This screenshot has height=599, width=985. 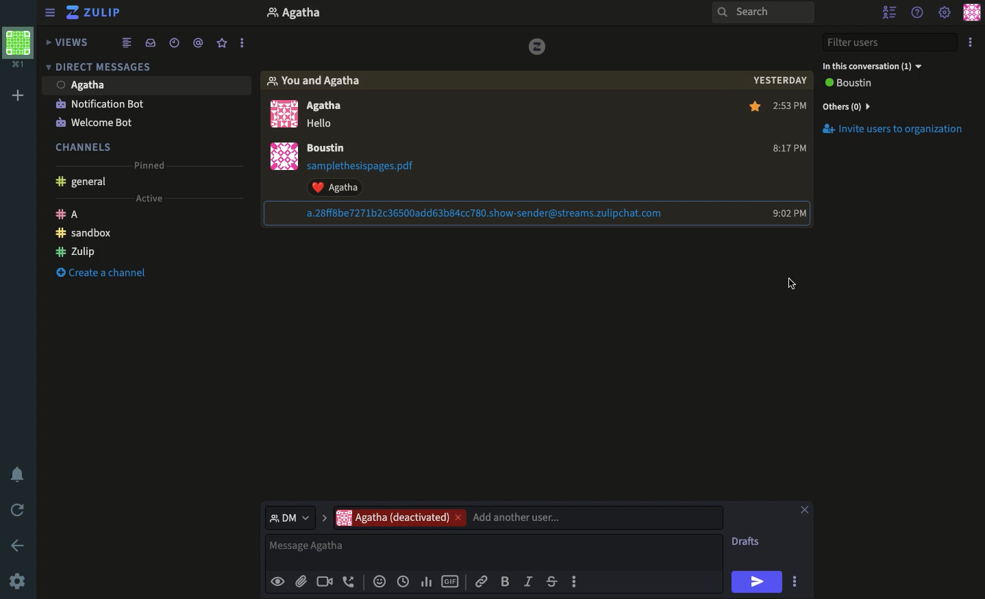 I want to click on Create a channel, so click(x=105, y=273).